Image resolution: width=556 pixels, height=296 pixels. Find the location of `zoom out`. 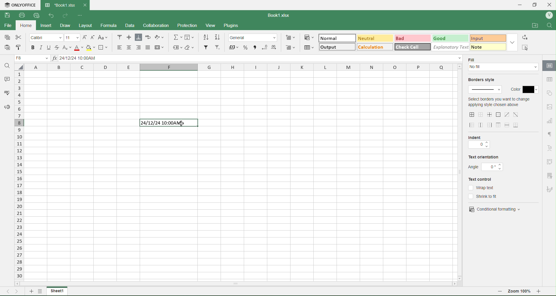

zoom out is located at coordinates (500, 292).